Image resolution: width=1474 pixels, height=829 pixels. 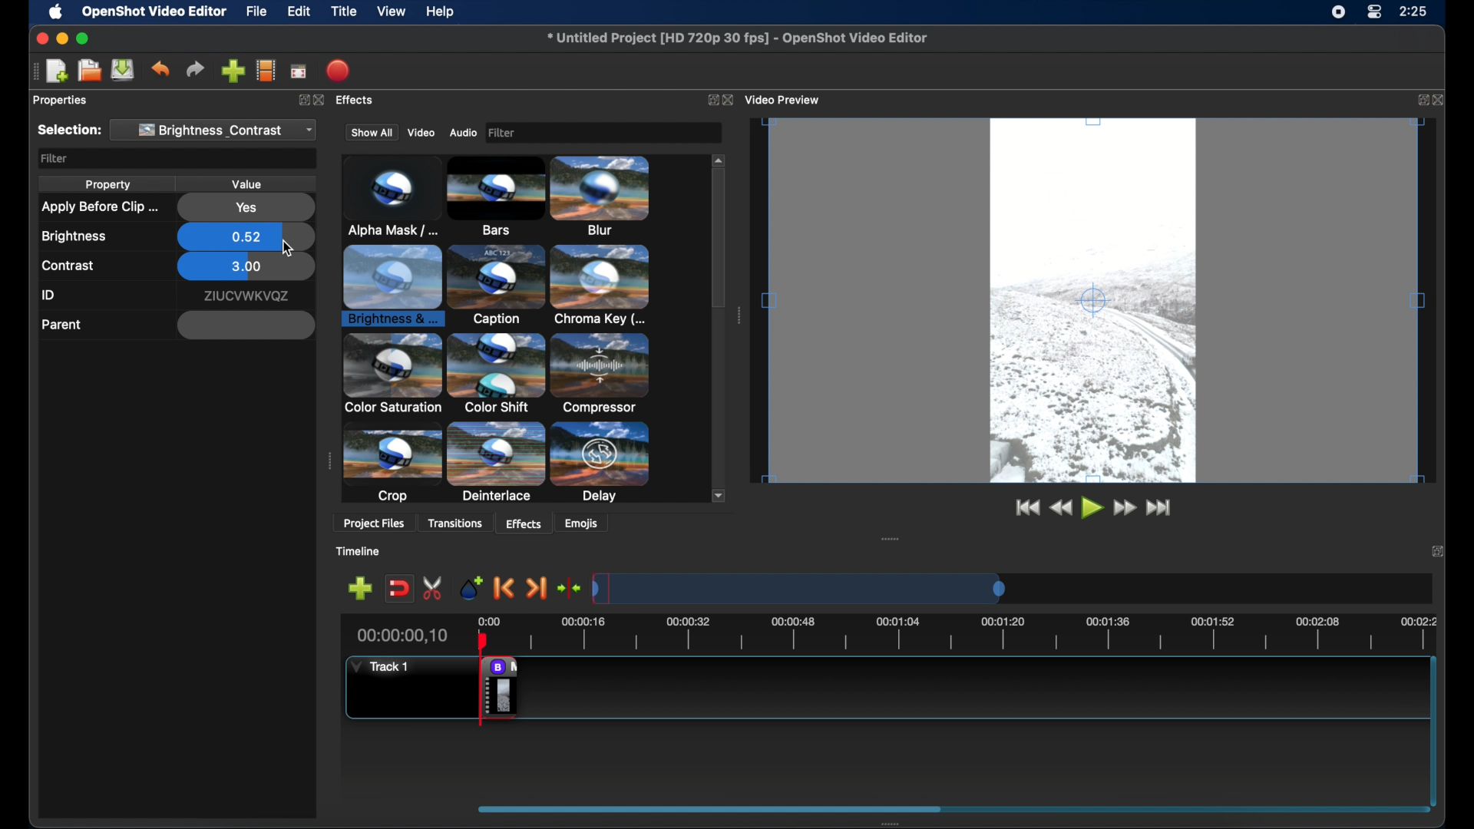 What do you see at coordinates (737, 38) in the screenshot?
I see `file name` at bounding box center [737, 38].